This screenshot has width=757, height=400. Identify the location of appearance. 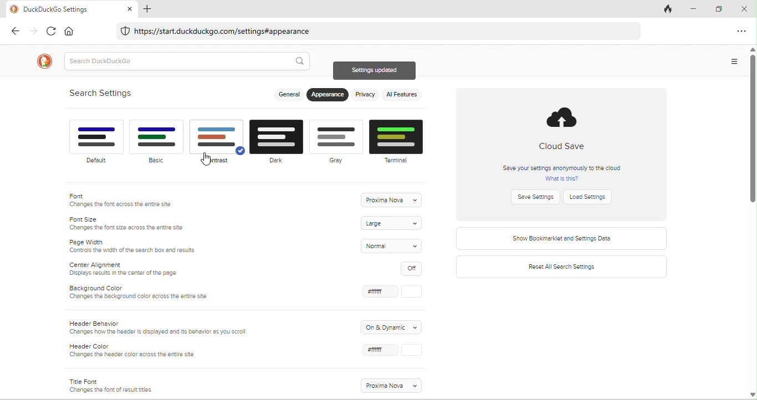
(329, 95).